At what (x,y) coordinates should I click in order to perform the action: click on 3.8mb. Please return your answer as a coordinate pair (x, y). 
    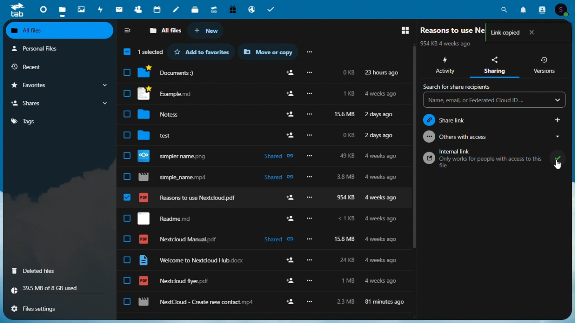
    Looking at the image, I should click on (347, 177).